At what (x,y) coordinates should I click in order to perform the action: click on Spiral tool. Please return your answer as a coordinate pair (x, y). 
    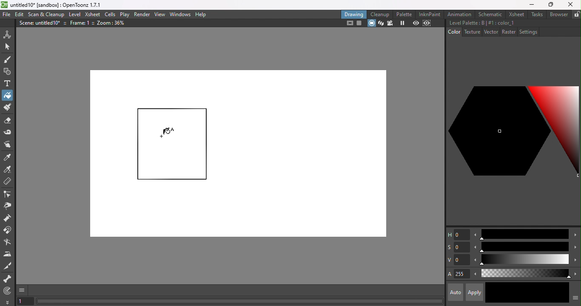
    Looking at the image, I should click on (9, 290).